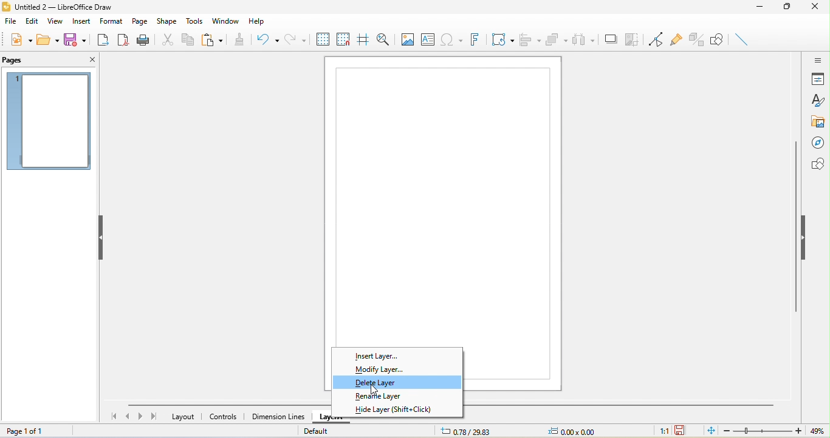 The image size is (830, 438). I want to click on print, so click(143, 39).